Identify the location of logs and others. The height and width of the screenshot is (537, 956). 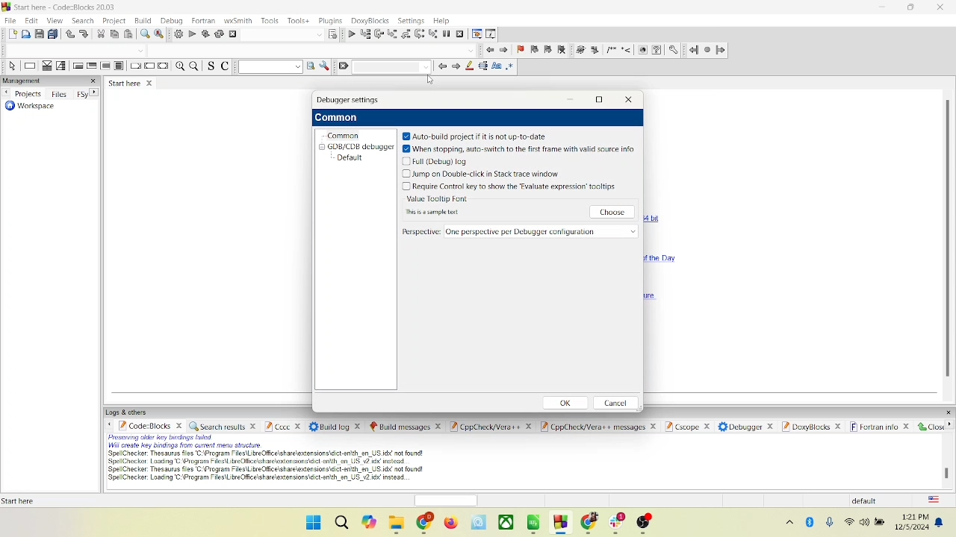
(124, 412).